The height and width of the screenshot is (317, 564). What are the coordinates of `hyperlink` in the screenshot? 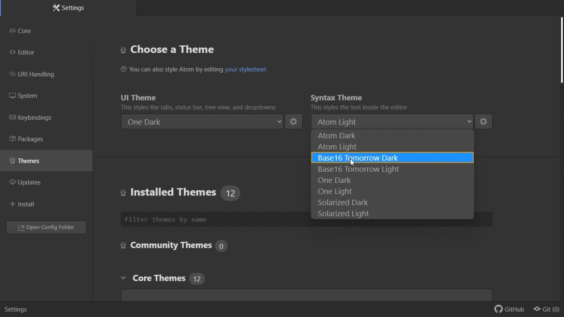 It's located at (246, 70).